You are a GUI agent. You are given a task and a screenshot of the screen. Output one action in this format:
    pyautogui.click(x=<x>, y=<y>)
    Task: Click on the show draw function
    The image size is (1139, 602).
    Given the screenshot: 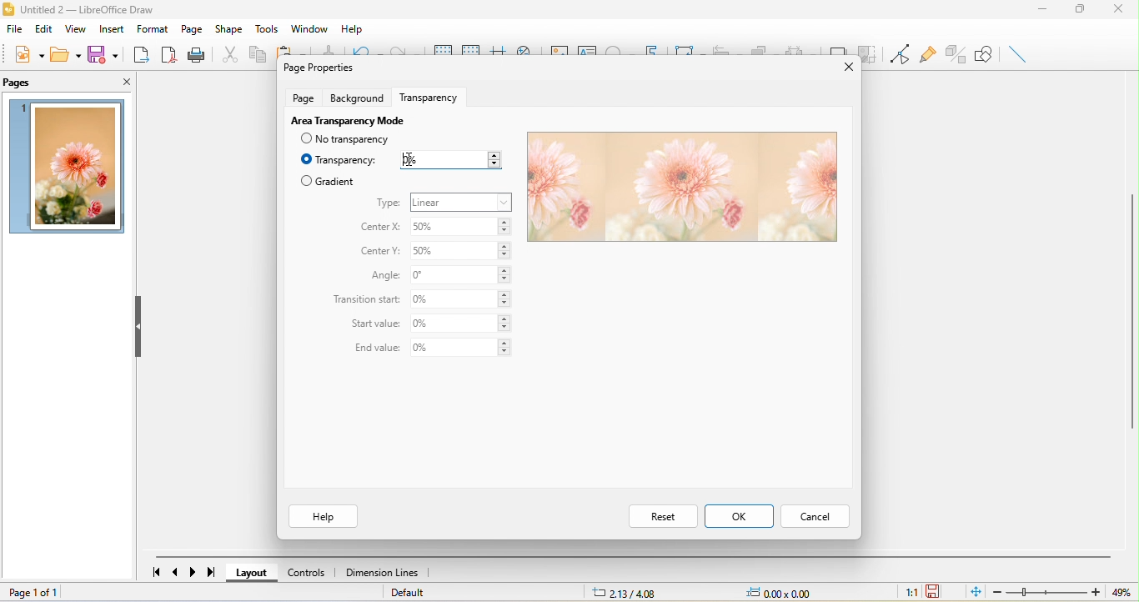 What is the action you would take?
    pyautogui.click(x=985, y=54)
    